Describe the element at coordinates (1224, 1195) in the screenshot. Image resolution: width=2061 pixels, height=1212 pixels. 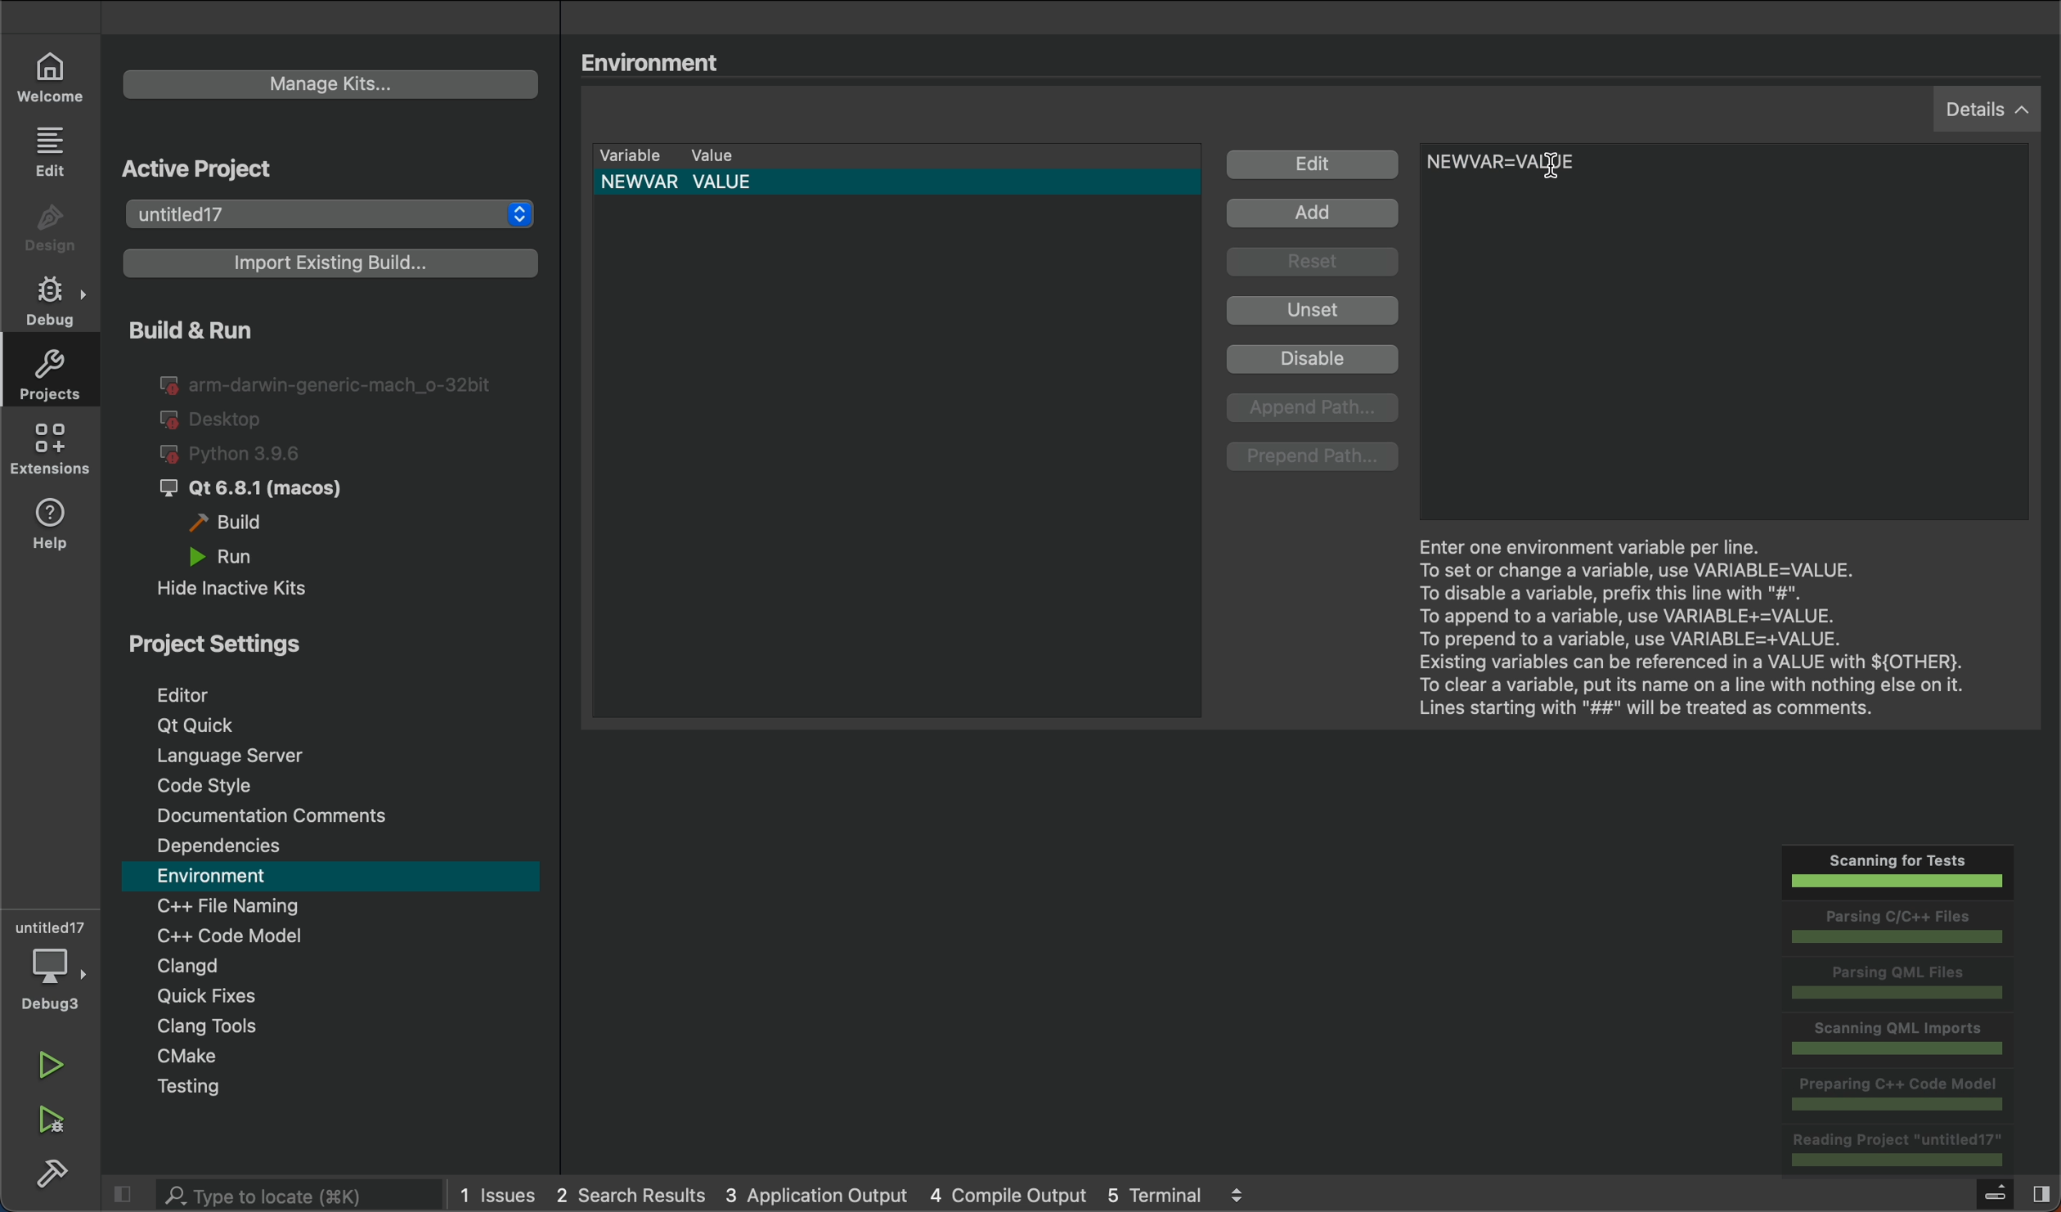
I see `5 terminal` at that location.